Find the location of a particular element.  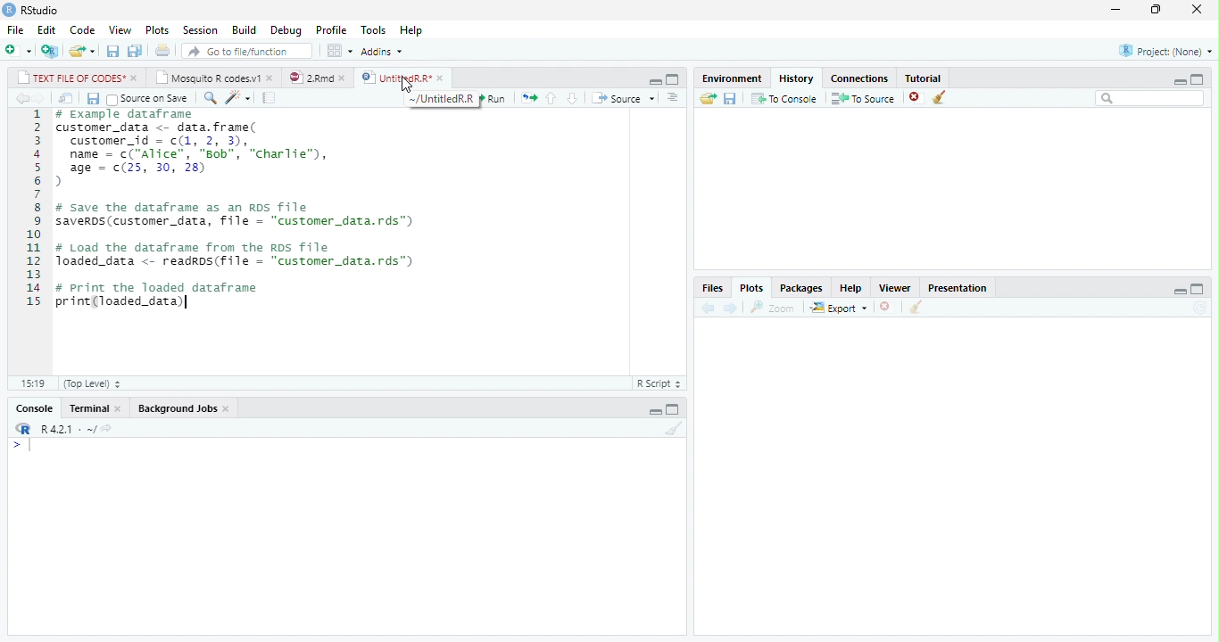

Export is located at coordinates (838, 308).